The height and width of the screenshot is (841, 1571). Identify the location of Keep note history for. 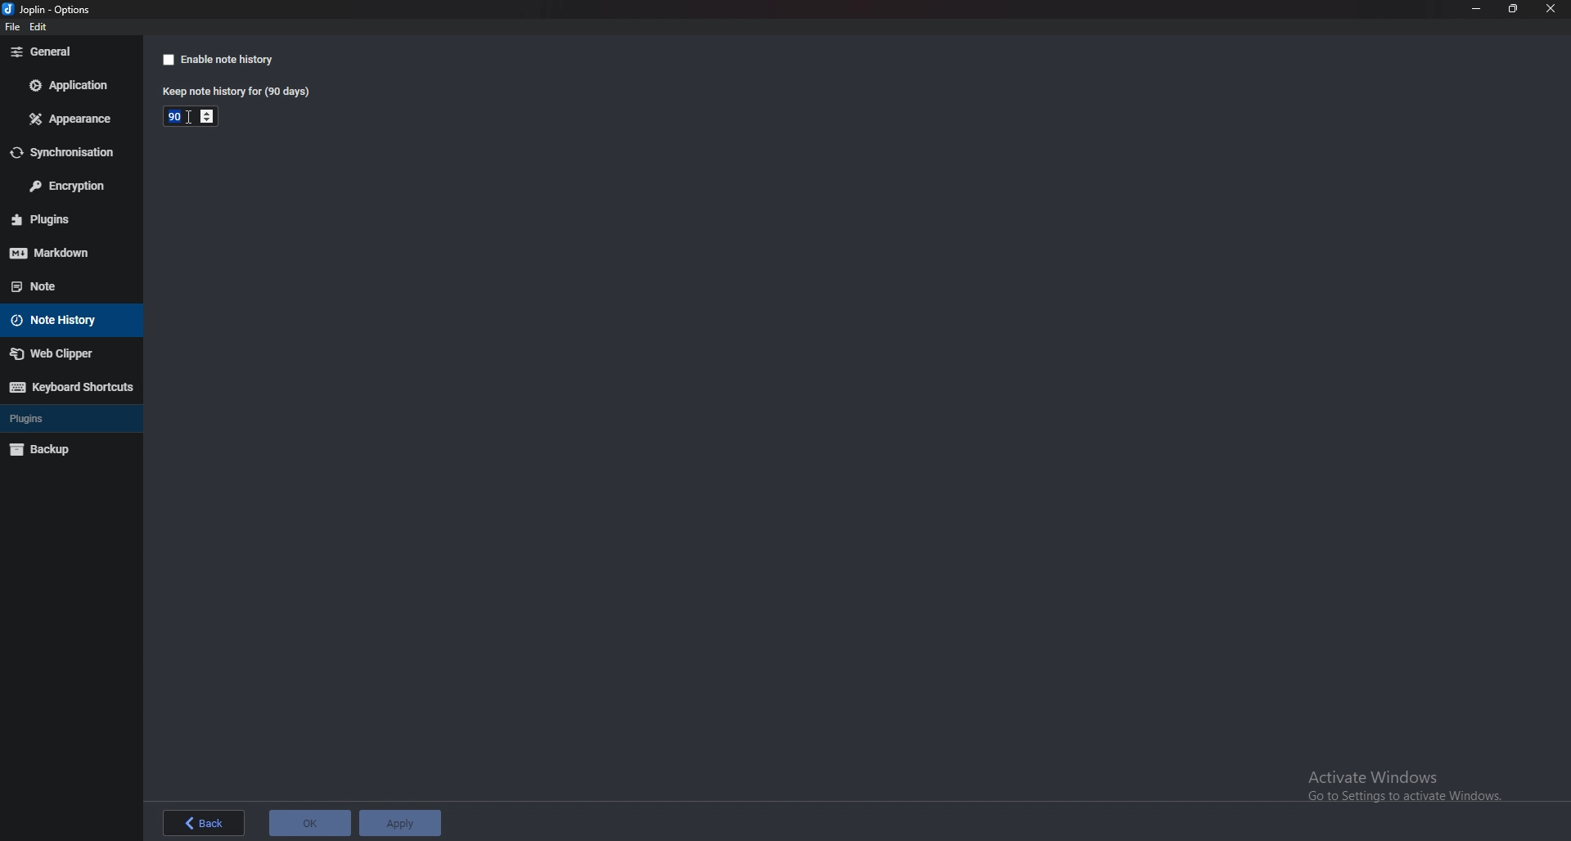
(234, 92).